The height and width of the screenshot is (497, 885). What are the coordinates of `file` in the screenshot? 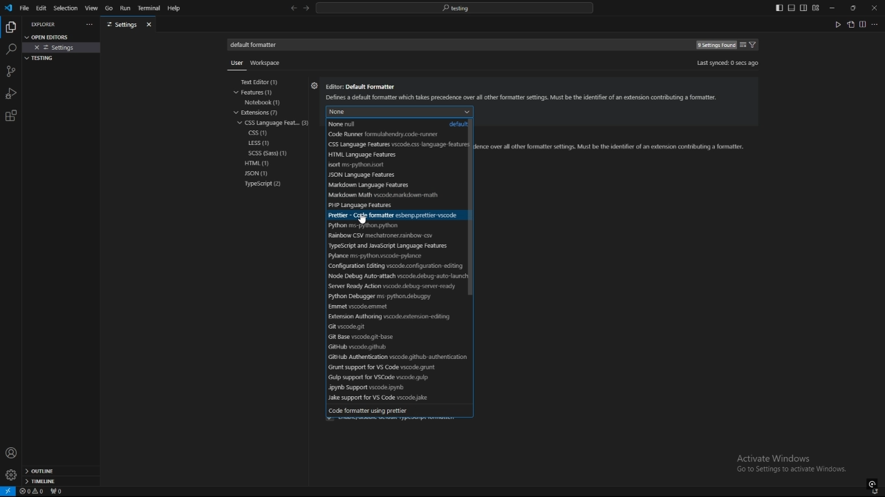 It's located at (24, 8).